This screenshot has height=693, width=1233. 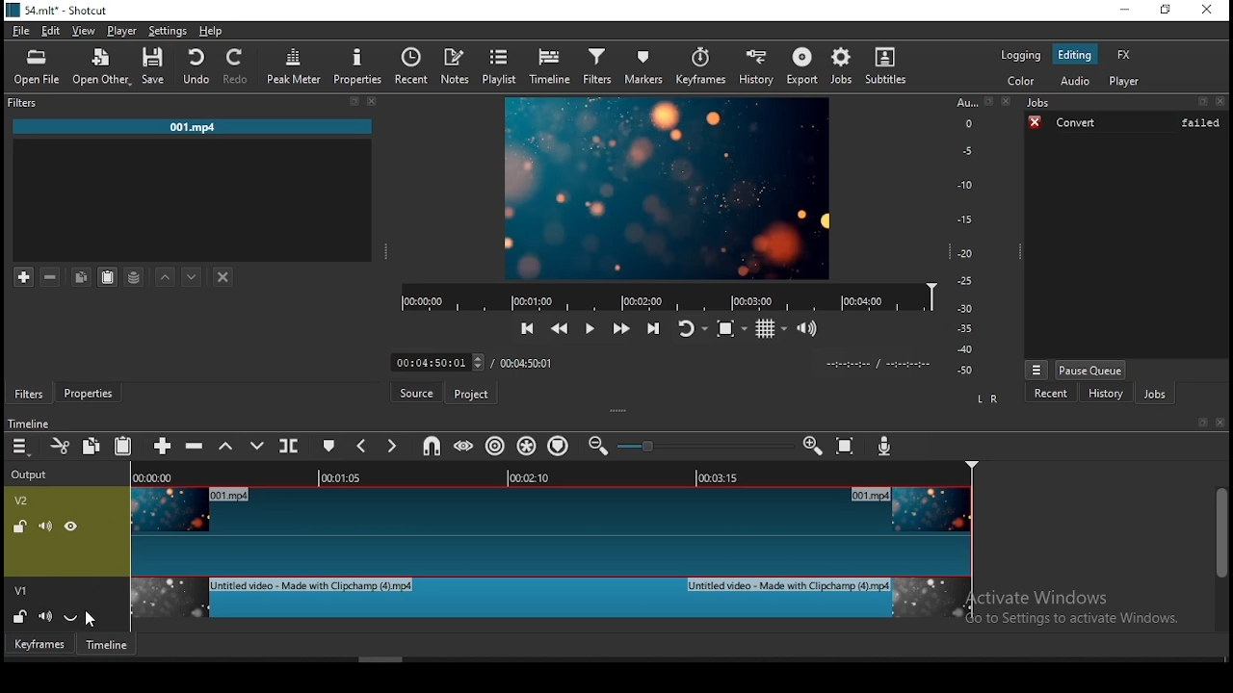 What do you see at coordinates (160, 447) in the screenshot?
I see `append` at bounding box center [160, 447].